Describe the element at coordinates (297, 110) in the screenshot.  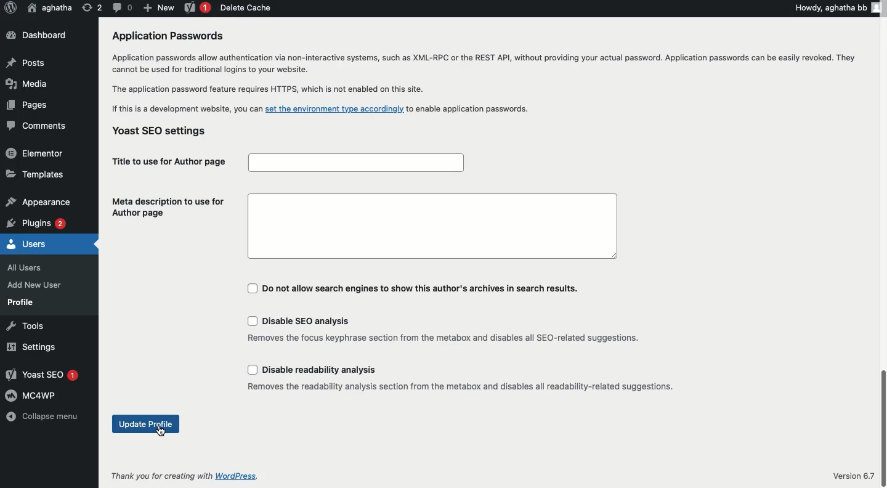
I see `If this is a development website, you can set the environment type accordingly. to enable application password.` at that location.